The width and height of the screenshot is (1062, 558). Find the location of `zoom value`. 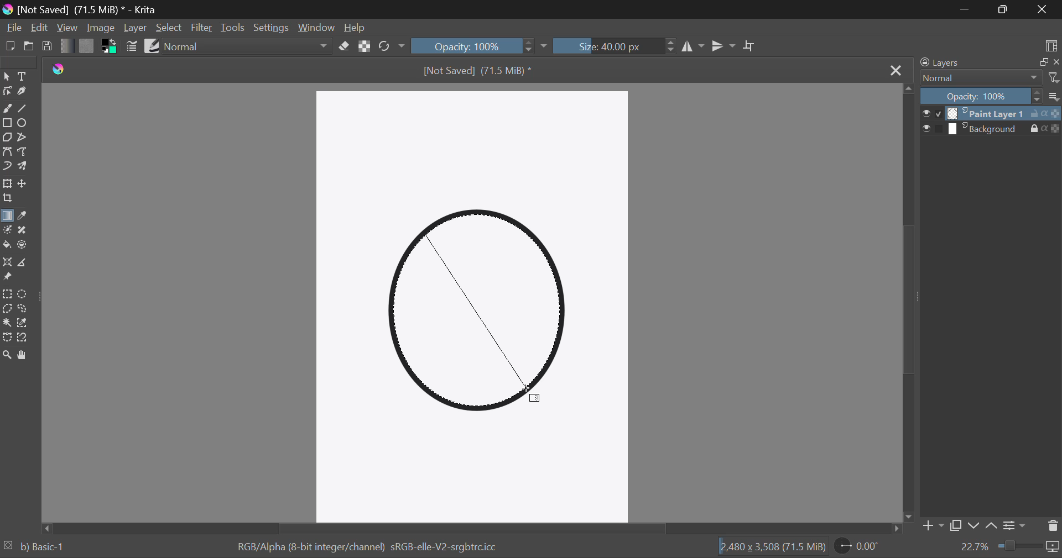

zoom value is located at coordinates (976, 547).